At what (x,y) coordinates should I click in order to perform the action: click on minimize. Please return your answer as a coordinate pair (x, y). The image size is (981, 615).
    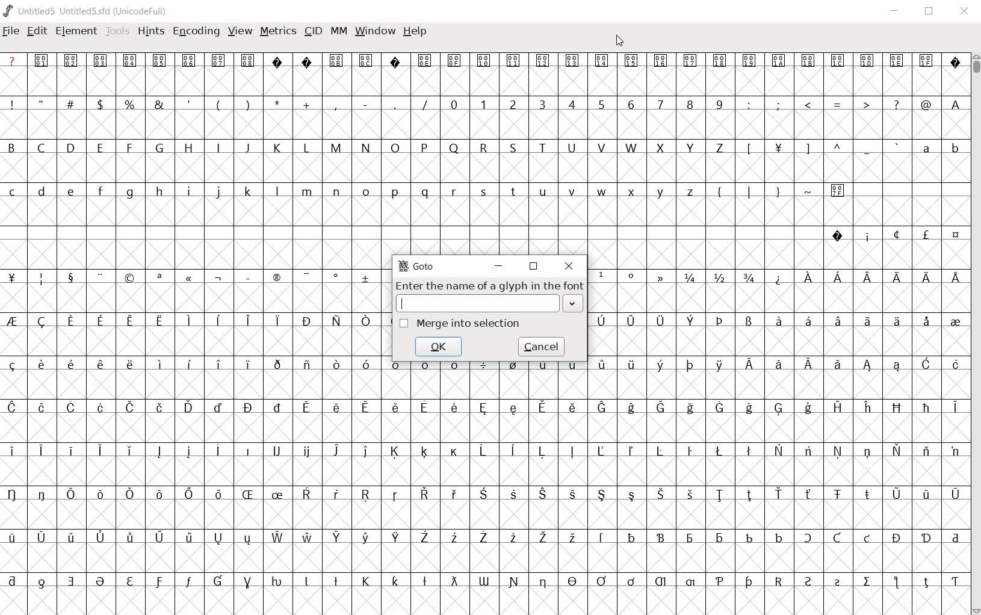
    Looking at the image, I should click on (498, 266).